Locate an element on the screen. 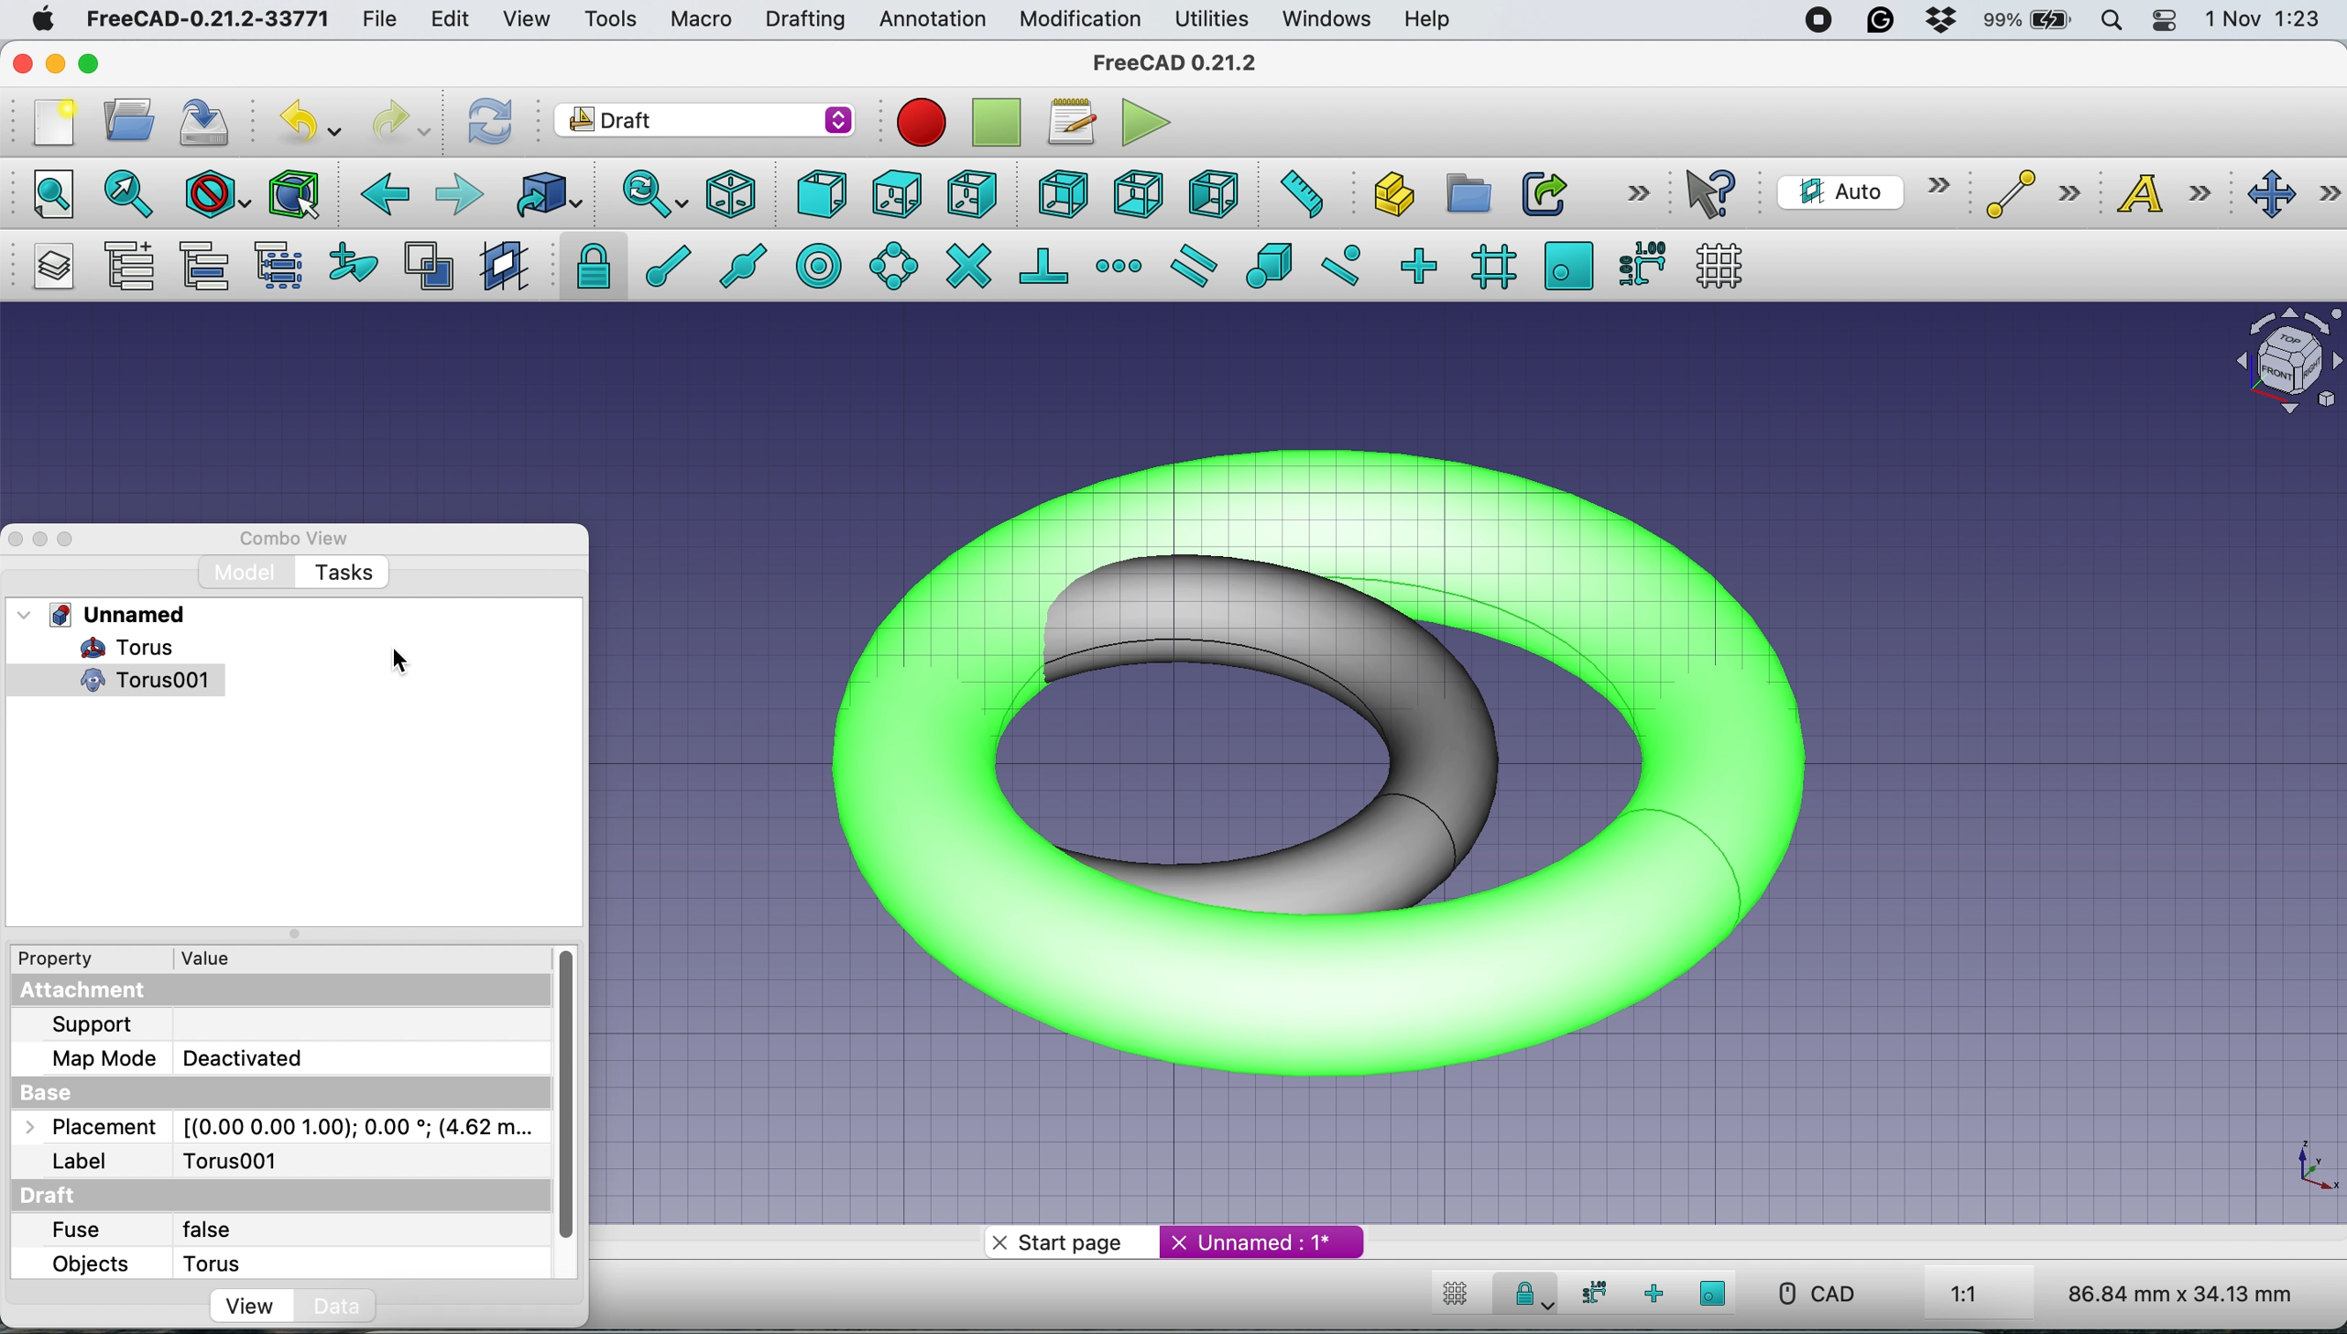 The height and width of the screenshot is (1334, 2347). current working plane is located at coordinates (1862, 191).